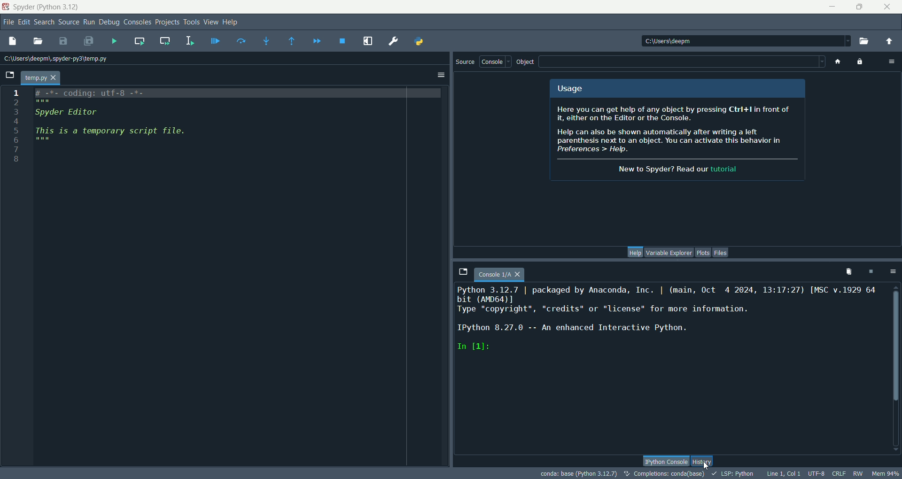 The image size is (902, 479). Describe the element at coordinates (664, 461) in the screenshot. I see `IPython console` at that location.